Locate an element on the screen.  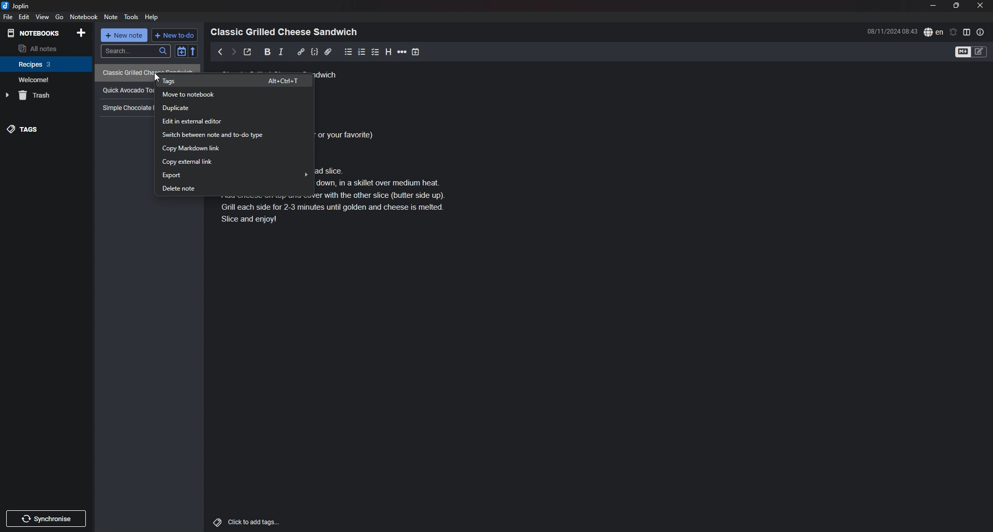
view is located at coordinates (42, 17).